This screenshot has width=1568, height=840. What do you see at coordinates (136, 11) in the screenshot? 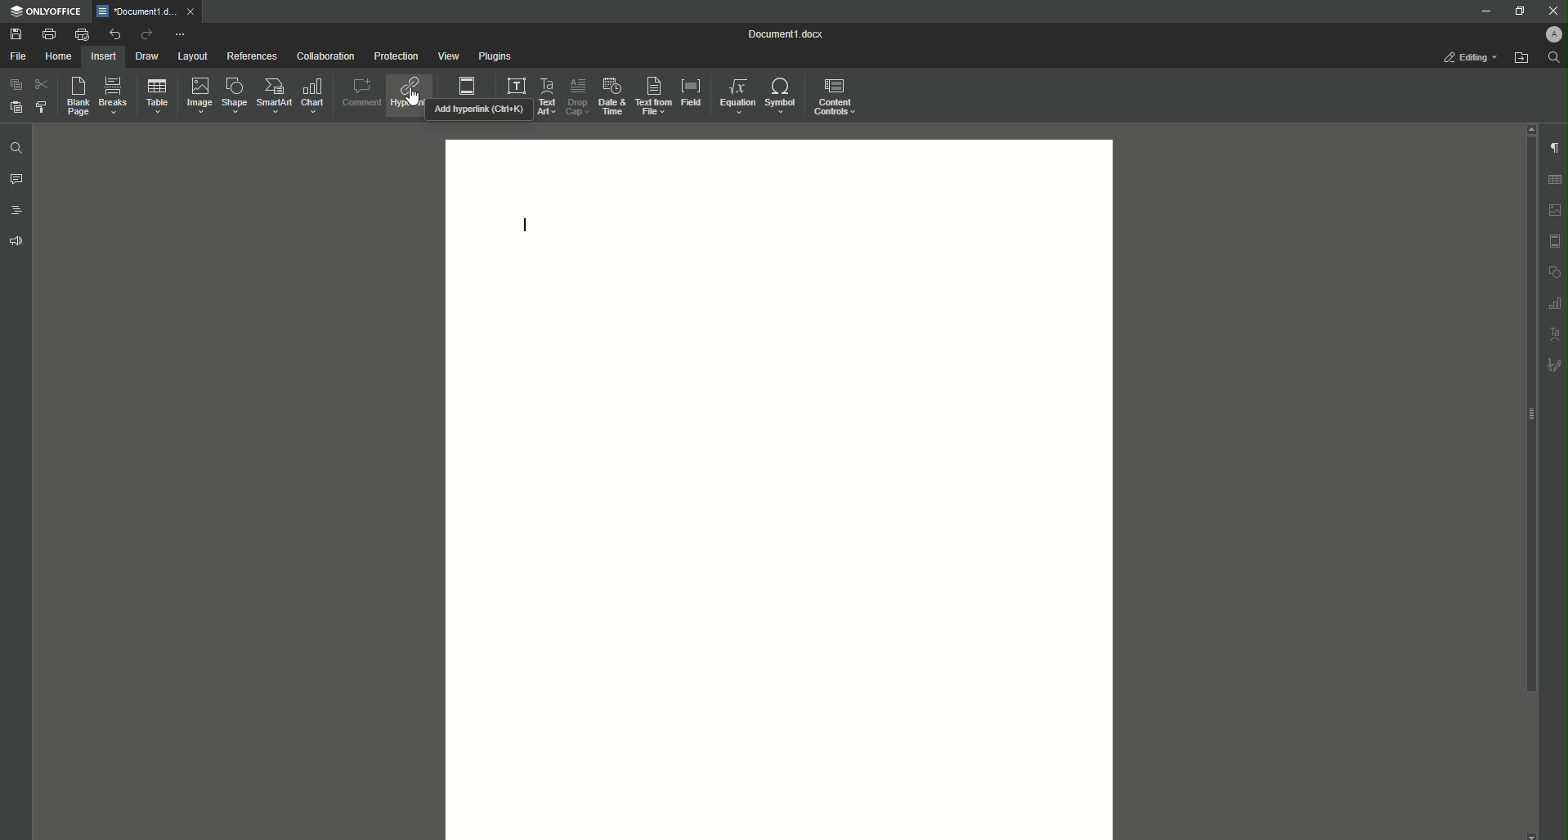
I see `*Document1.docx` at bounding box center [136, 11].